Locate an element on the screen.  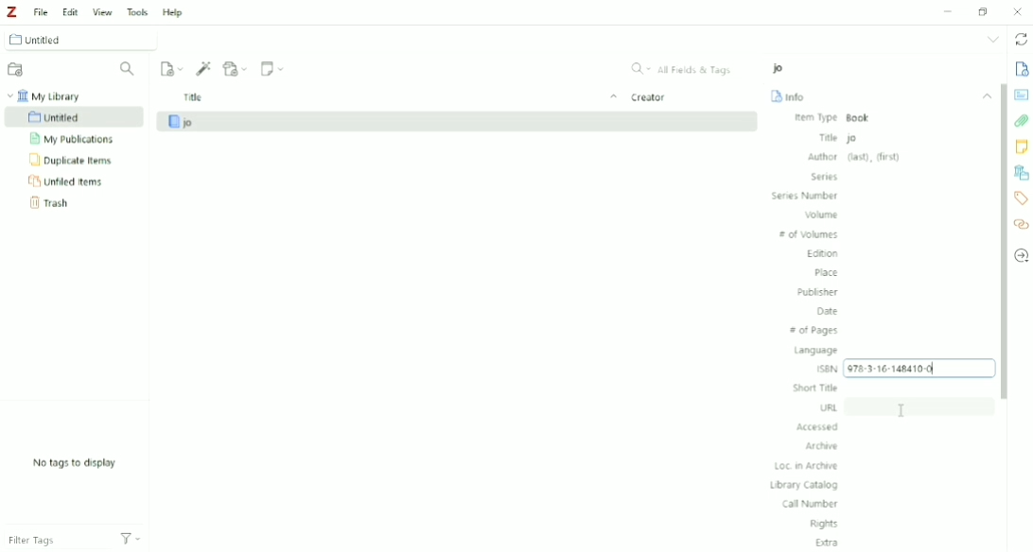
Sync is located at coordinates (1022, 39).